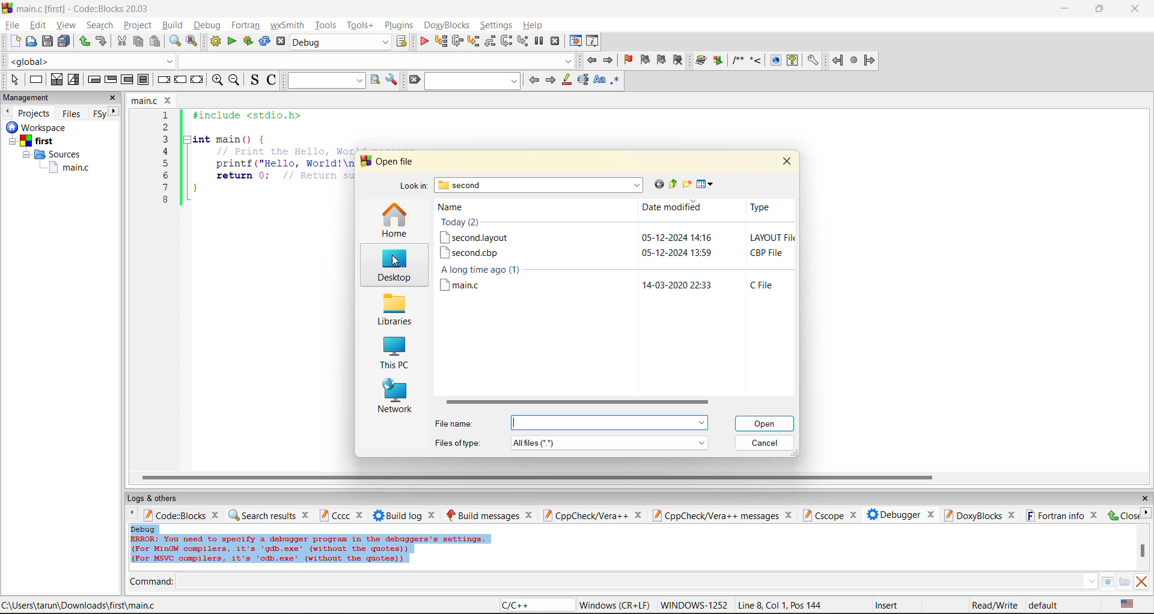 The height and width of the screenshot is (614, 1154). I want to click on libraries, so click(393, 310).